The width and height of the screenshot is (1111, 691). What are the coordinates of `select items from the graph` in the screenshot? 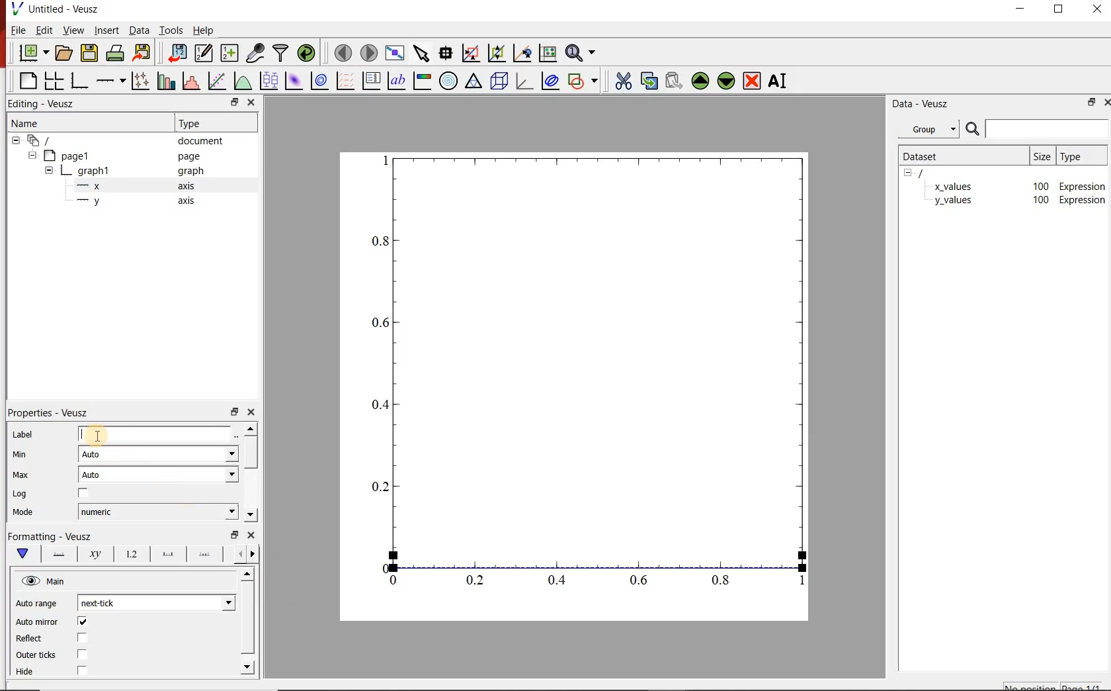 It's located at (423, 53).